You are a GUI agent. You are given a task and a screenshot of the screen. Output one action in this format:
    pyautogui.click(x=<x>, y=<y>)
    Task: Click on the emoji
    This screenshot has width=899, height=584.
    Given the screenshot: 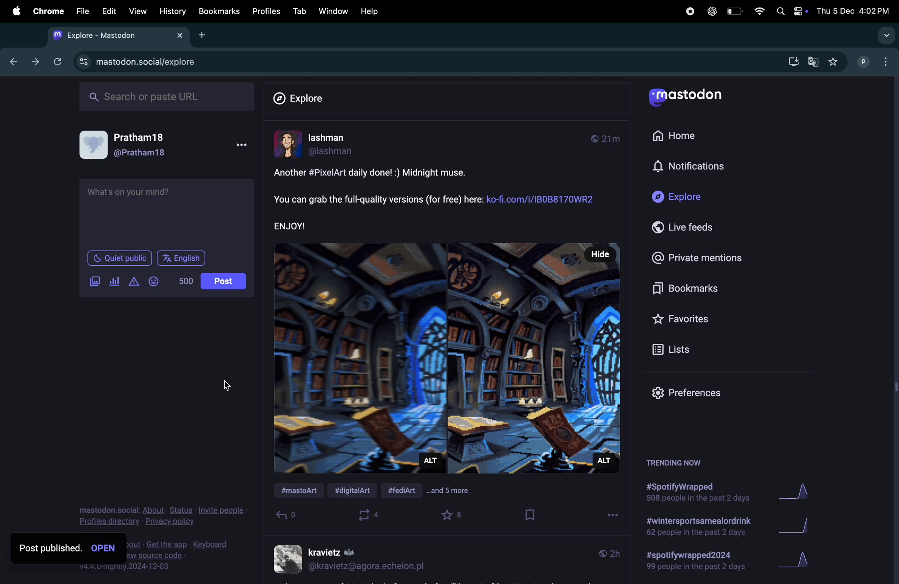 What is the action you would take?
    pyautogui.click(x=153, y=281)
    